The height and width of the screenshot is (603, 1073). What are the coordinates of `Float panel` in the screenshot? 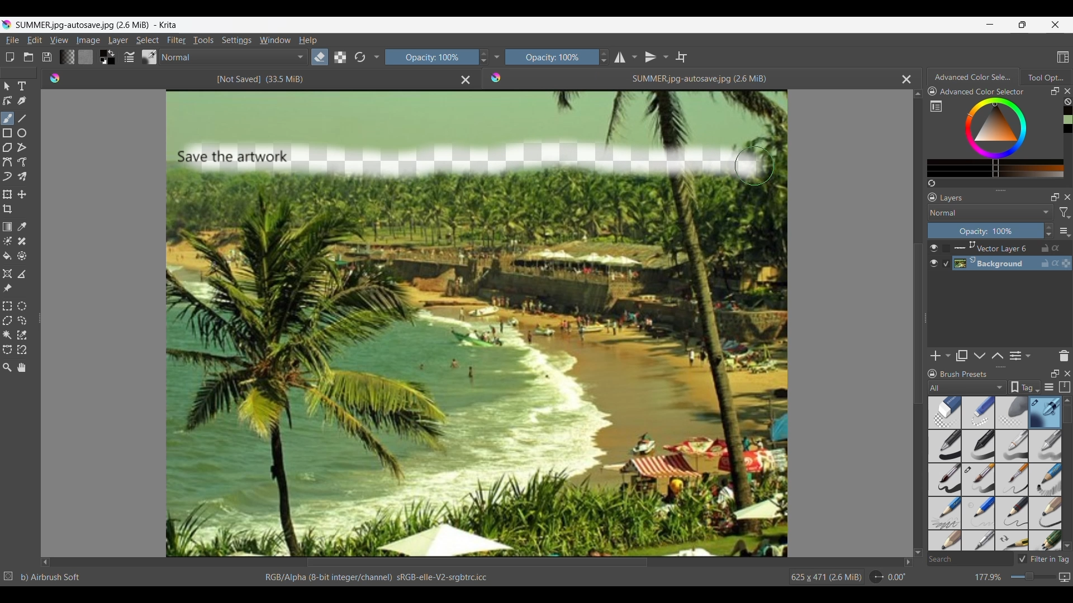 It's located at (1053, 374).